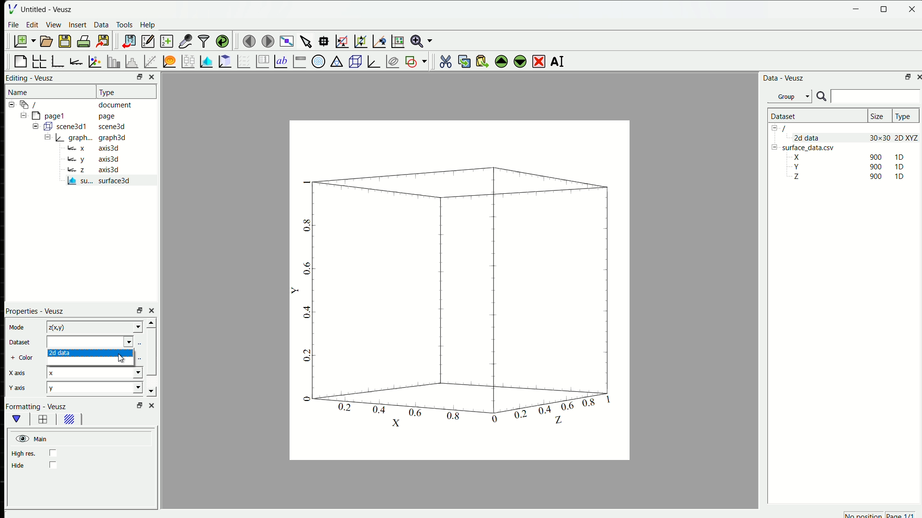  Describe the element at coordinates (21, 61) in the screenshot. I see `blank page` at that location.